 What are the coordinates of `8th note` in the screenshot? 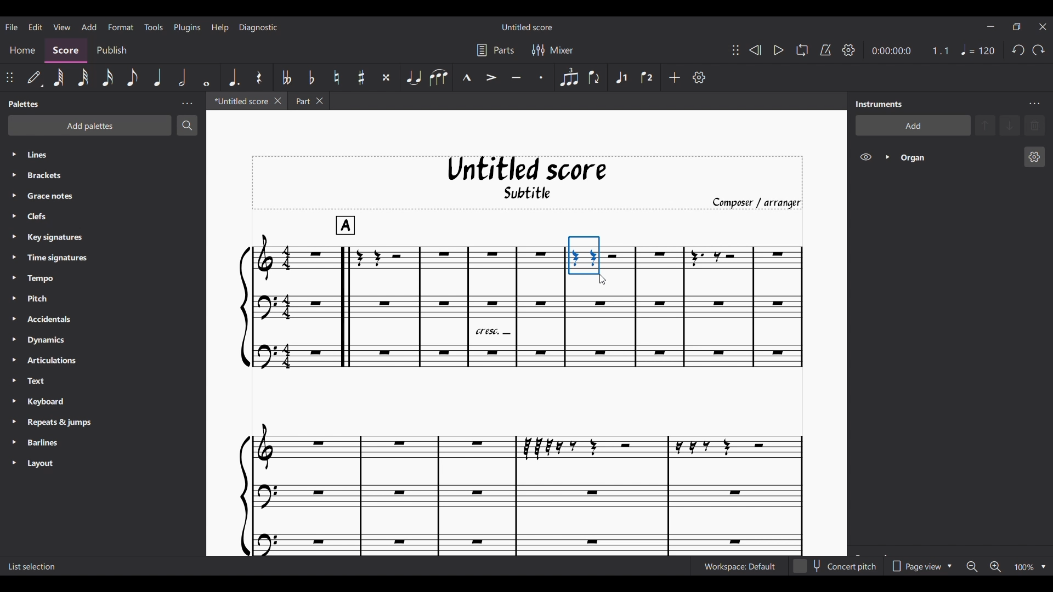 It's located at (133, 78).